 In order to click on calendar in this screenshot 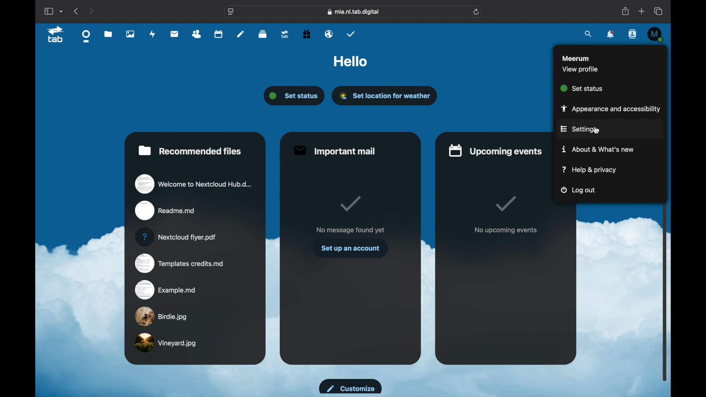, I will do `click(218, 35)`.